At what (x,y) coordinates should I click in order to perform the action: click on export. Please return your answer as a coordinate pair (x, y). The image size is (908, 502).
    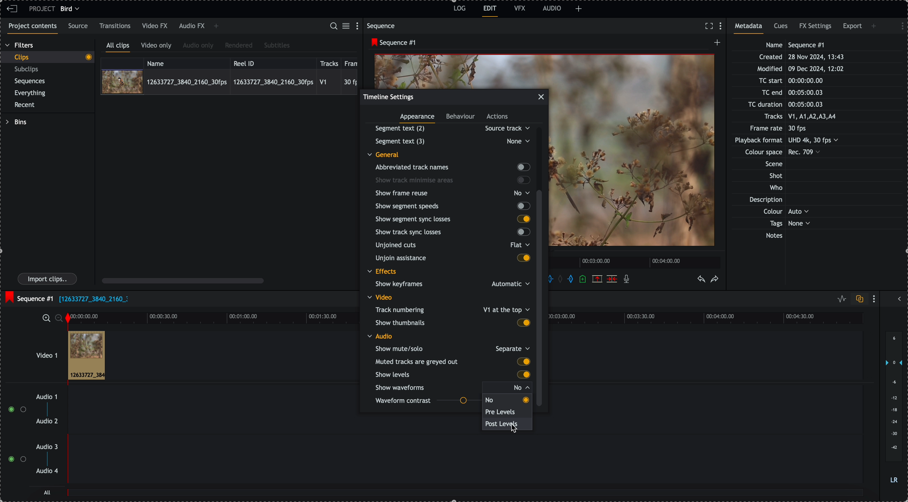
    Looking at the image, I should click on (852, 27).